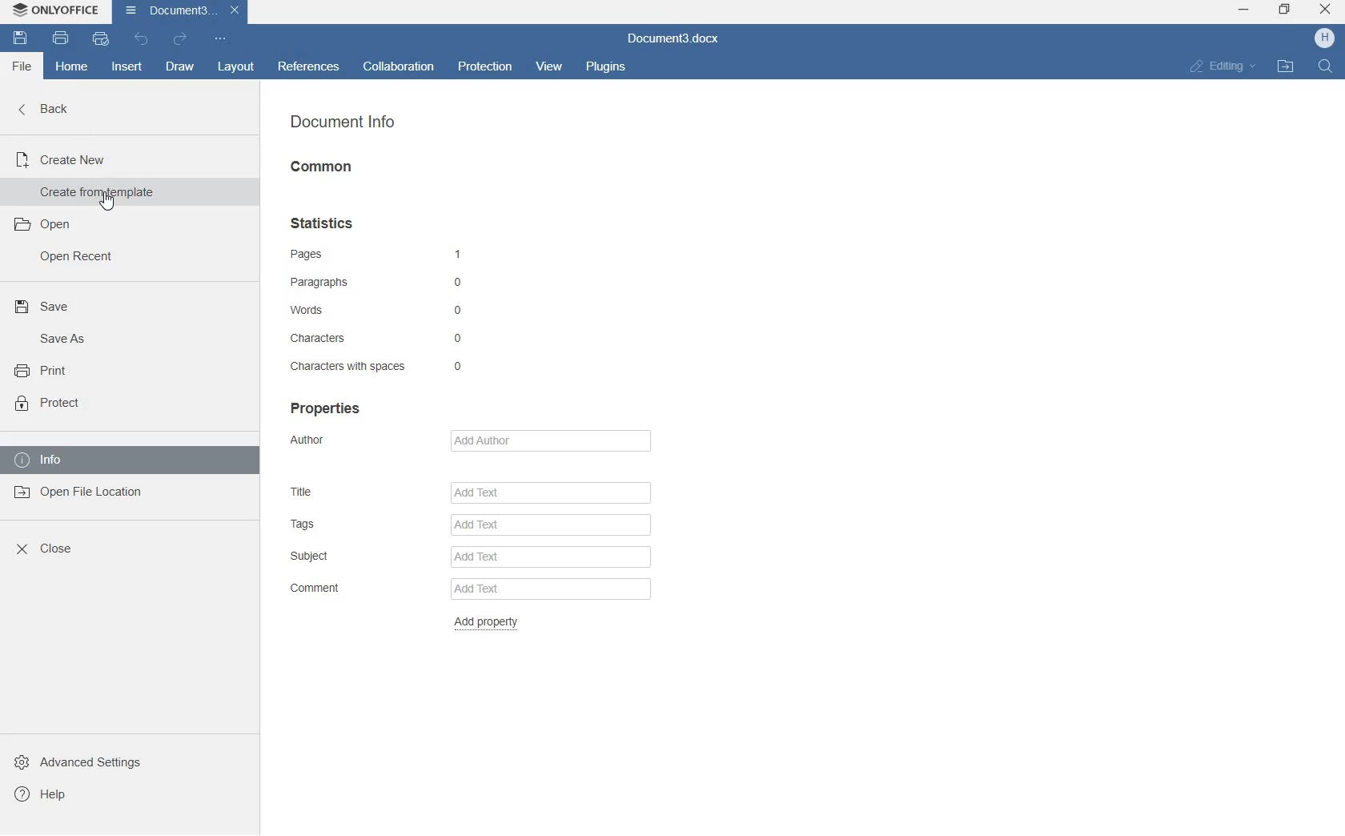  Describe the element at coordinates (221, 38) in the screenshot. I see `customize quick access toolbar` at that location.